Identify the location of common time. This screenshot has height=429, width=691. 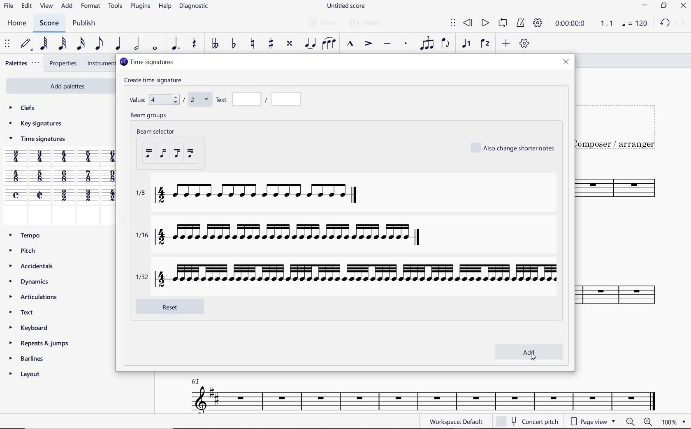
(16, 195).